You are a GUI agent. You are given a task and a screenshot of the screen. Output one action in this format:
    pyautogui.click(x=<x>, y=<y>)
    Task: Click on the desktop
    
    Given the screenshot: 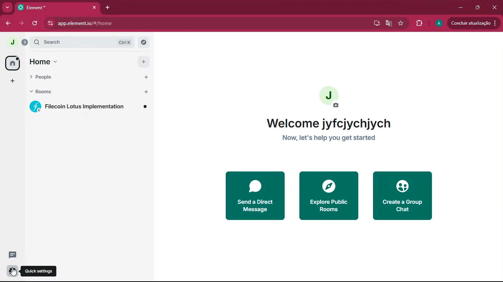 What is the action you would take?
    pyautogui.click(x=376, y=24)
    